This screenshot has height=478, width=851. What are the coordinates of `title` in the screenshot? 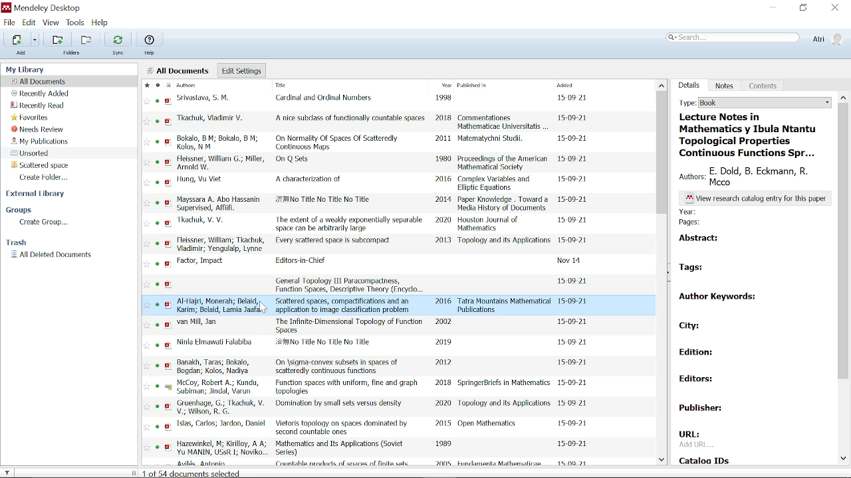 It's located at (350, 284).